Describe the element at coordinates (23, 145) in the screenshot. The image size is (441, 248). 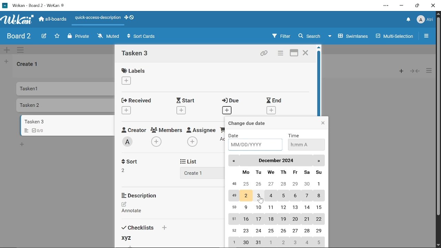
I see `Add card bottom to the list` at that location.